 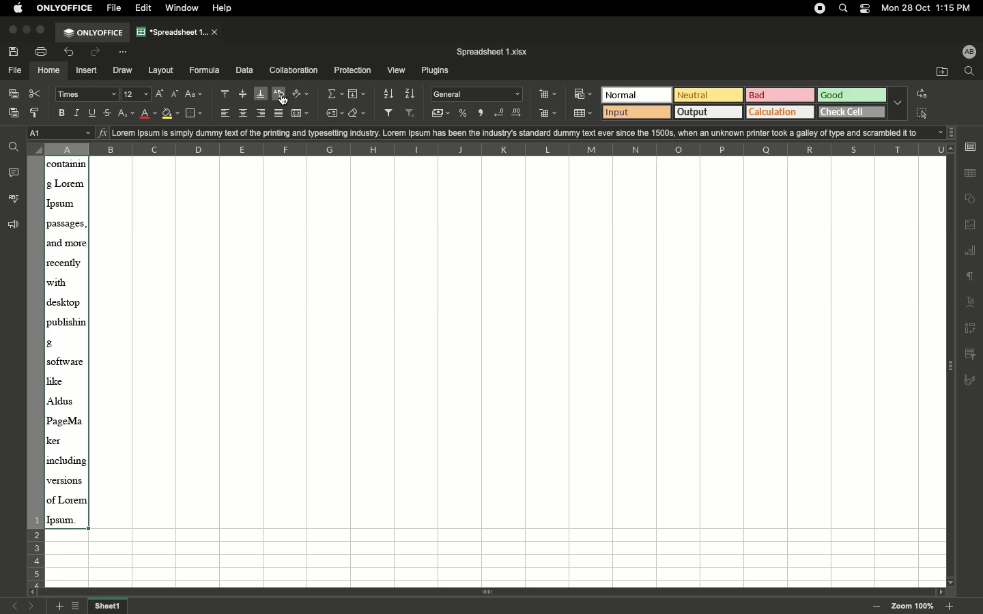 What do you see at coordinates (782, 112) in the screenshot?
I see `Calculation` at bounding box center [782, 112].